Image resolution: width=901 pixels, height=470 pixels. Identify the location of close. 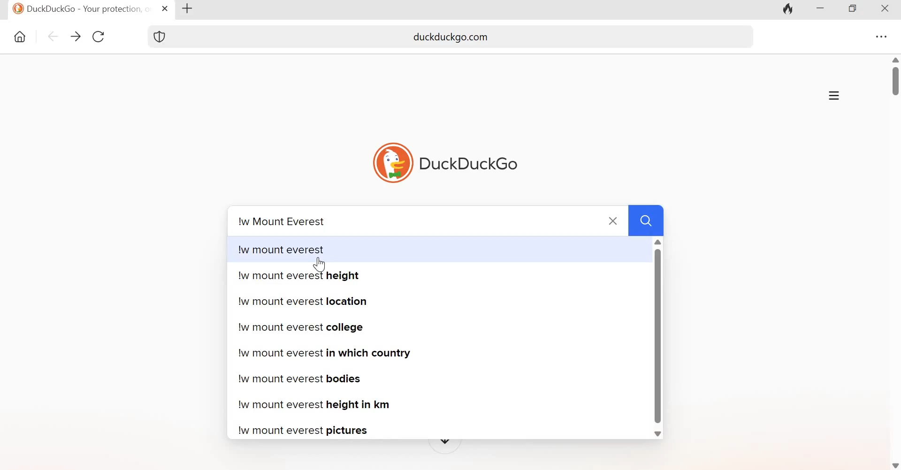
(614, 220).